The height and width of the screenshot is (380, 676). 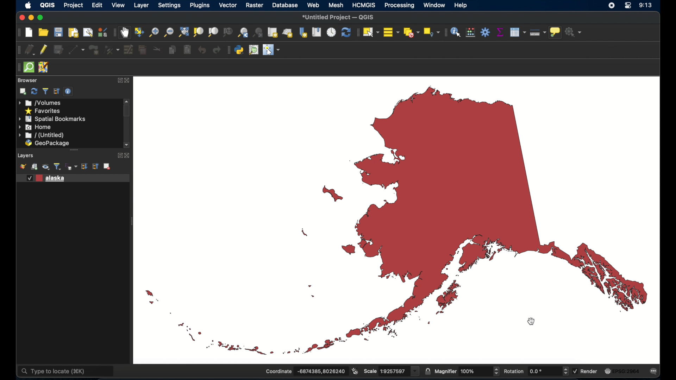 What do you see at coordinates (64, 371) in the screenshot?
I see `type to locate` at bounding box center [64, 371].